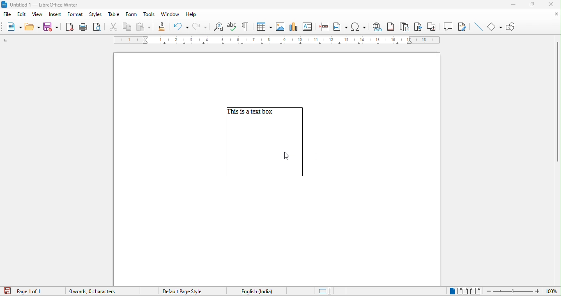 The height and width of the screenshot is (296, 561). What do you see at coordinates (255, 291) in the screenshot?
I see `text language` at bounding box center [255, 291].